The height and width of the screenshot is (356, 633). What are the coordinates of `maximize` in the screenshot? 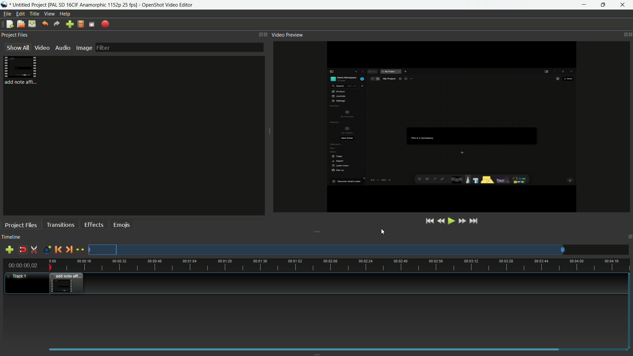 It's located at (604, 5).